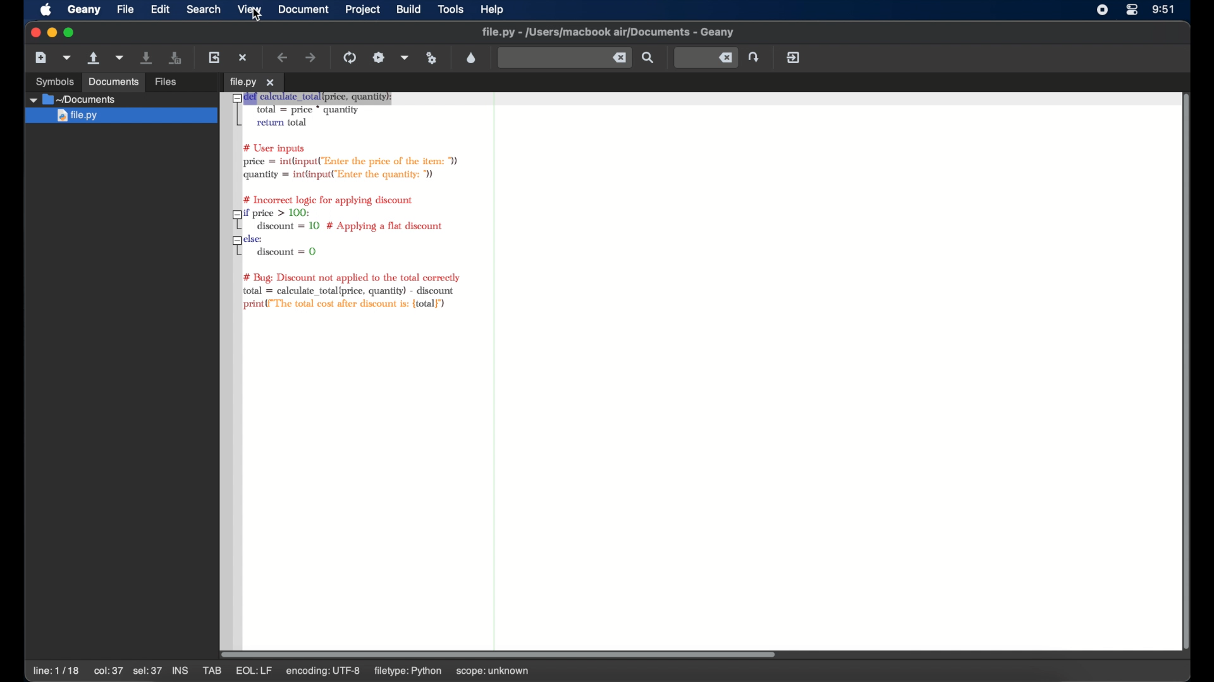 The image size is (1214, 682). What do you see at coordinates (323, 672) in the screenshot?
I see `encoding utf-8` at bounding box center [323, 672].